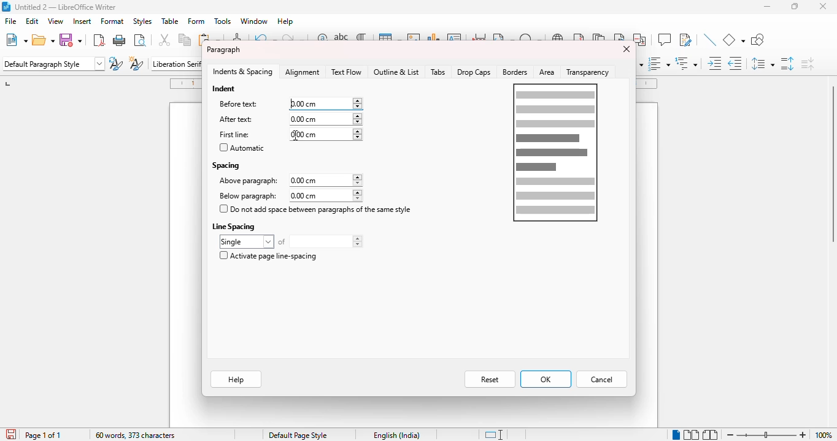 The width and height of the screenshot is (837, 441). Describe the element at coordinates (346, 72) in the screenshot. I see `text flow` at that location.